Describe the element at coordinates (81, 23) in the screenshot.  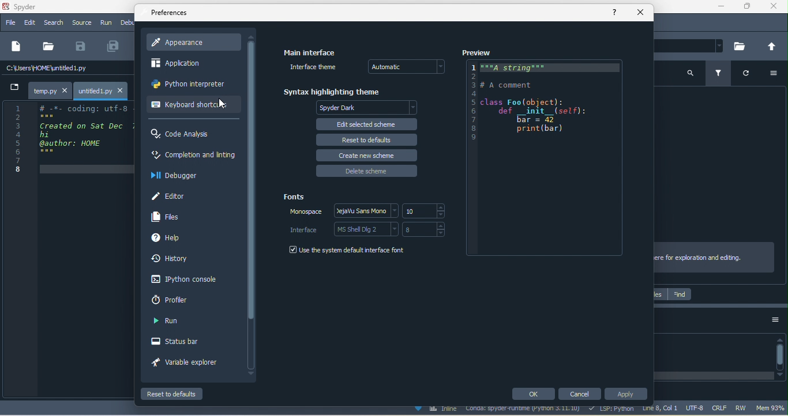
I see `source` at that location.